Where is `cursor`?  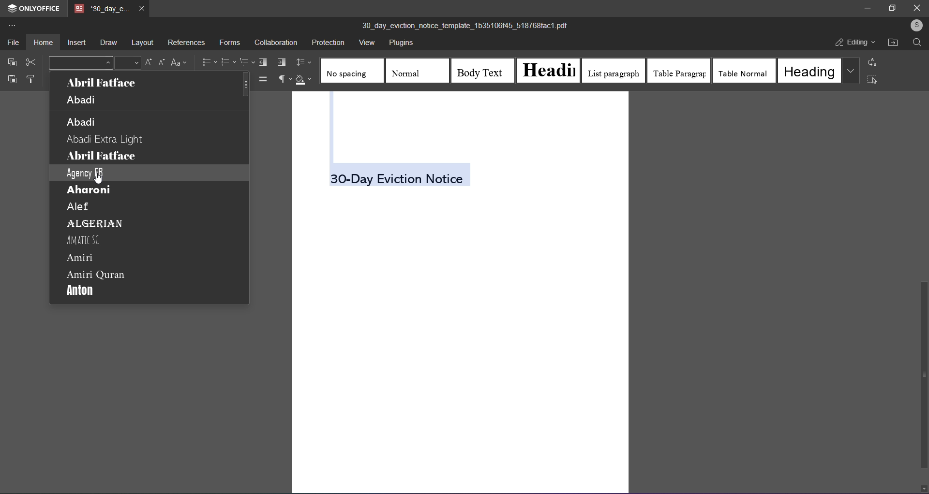 cursor is located at coordinates (98, 178).